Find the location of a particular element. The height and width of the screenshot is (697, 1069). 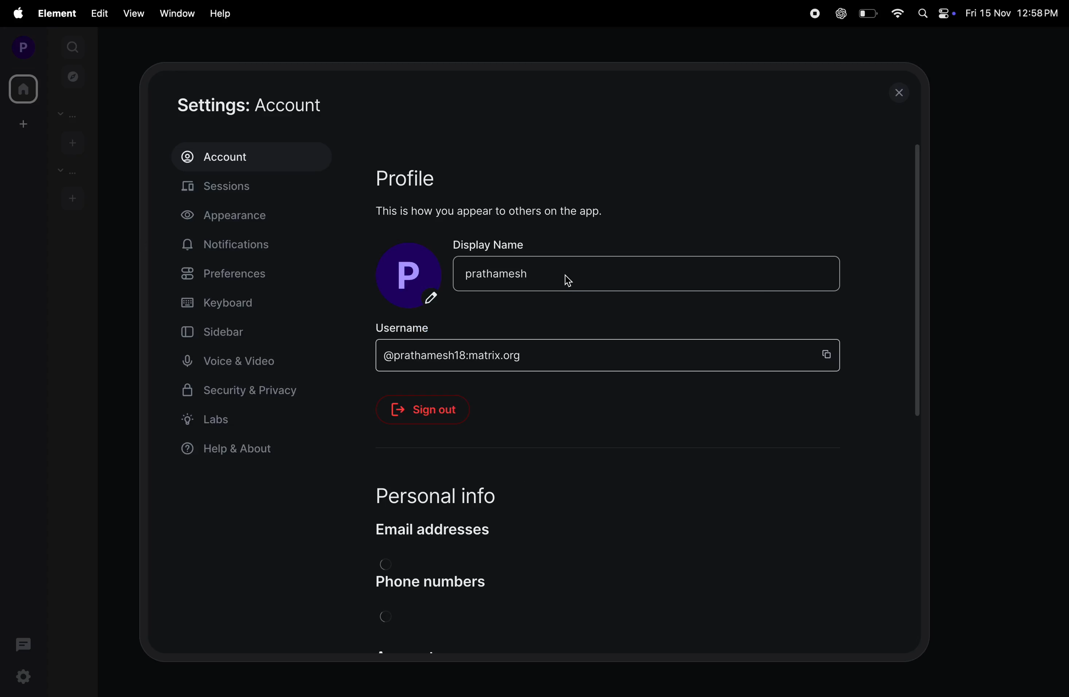

window is located at coordinates (175, 12).